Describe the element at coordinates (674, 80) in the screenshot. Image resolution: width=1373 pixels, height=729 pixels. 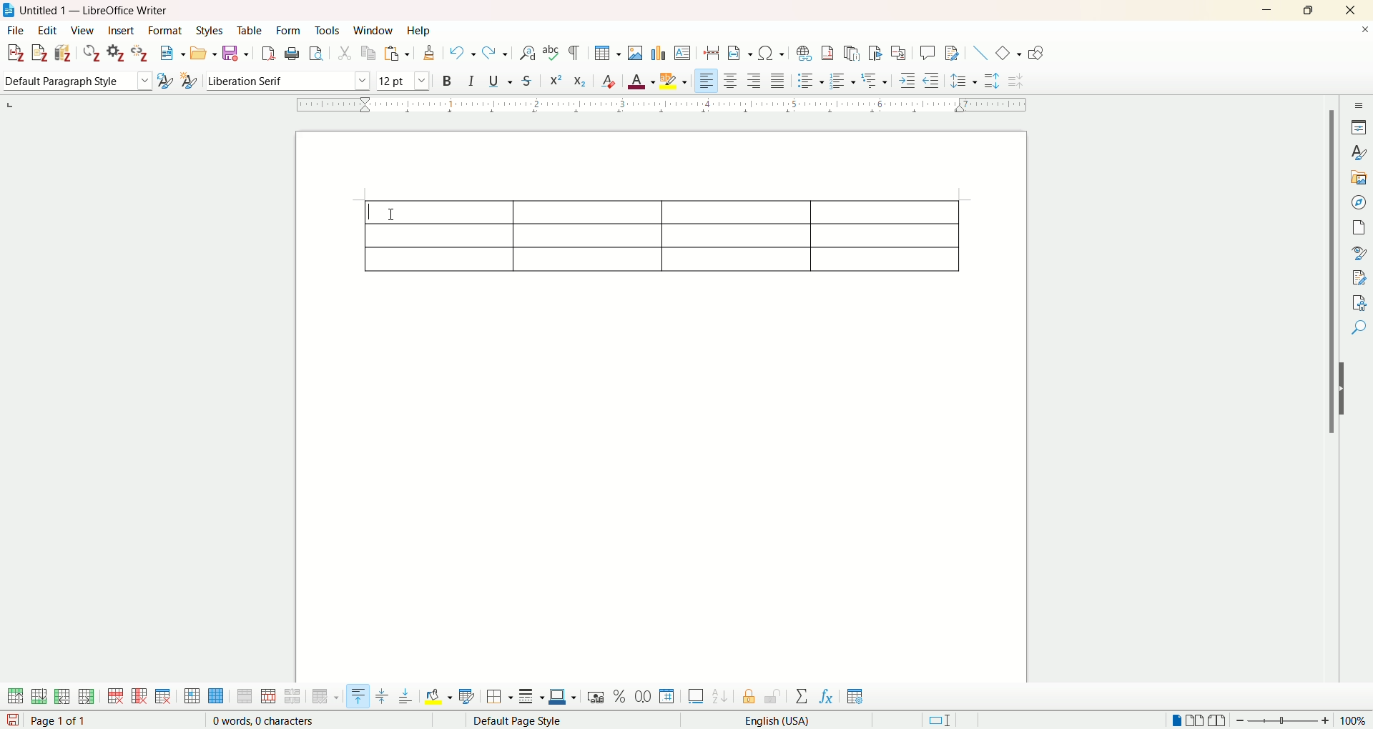
I see `highlighting color` at that location.